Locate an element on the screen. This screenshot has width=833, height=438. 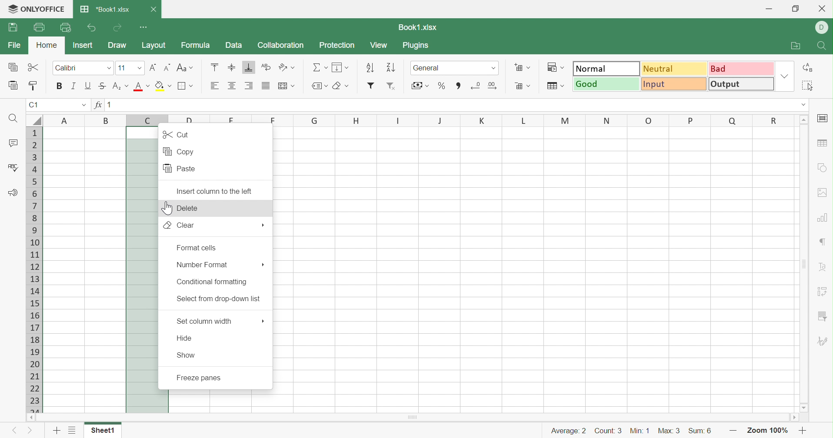
Average: 2 is located at coordinates (569, 431).